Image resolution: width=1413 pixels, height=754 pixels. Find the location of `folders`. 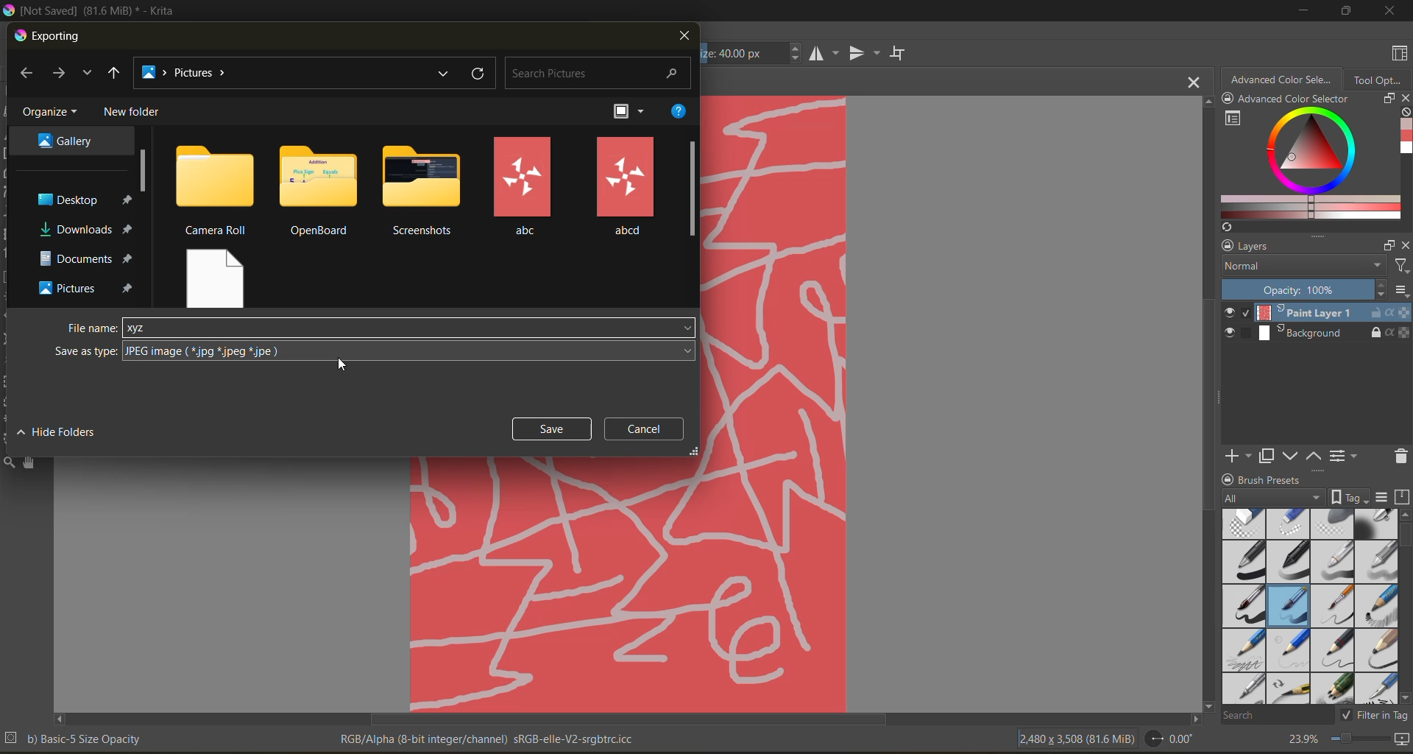

folders is located at coordinates (319, 191).